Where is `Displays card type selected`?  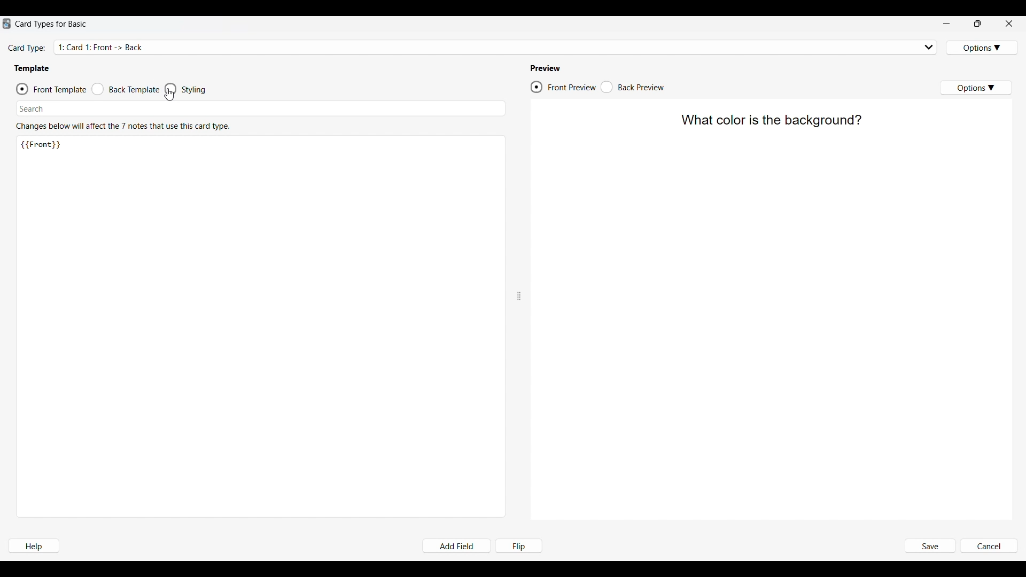
Displays card type selected is located at coordinates (497, 46).